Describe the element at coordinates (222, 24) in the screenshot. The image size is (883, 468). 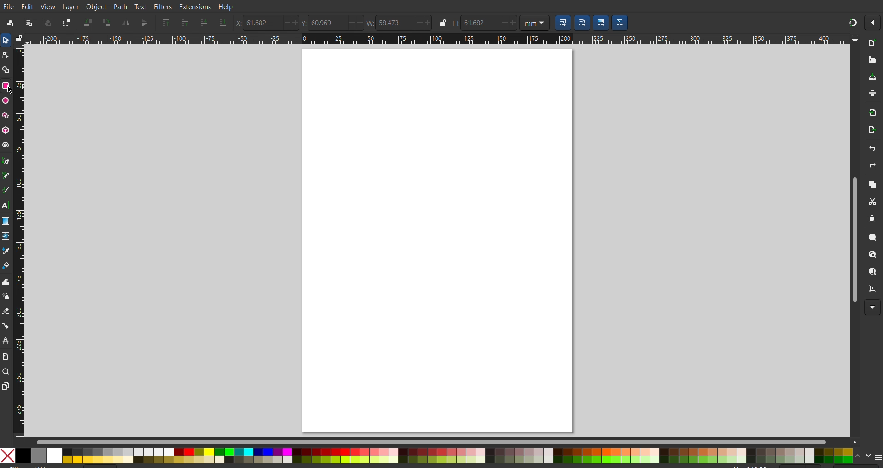
I see `Send to bottom` at that location.